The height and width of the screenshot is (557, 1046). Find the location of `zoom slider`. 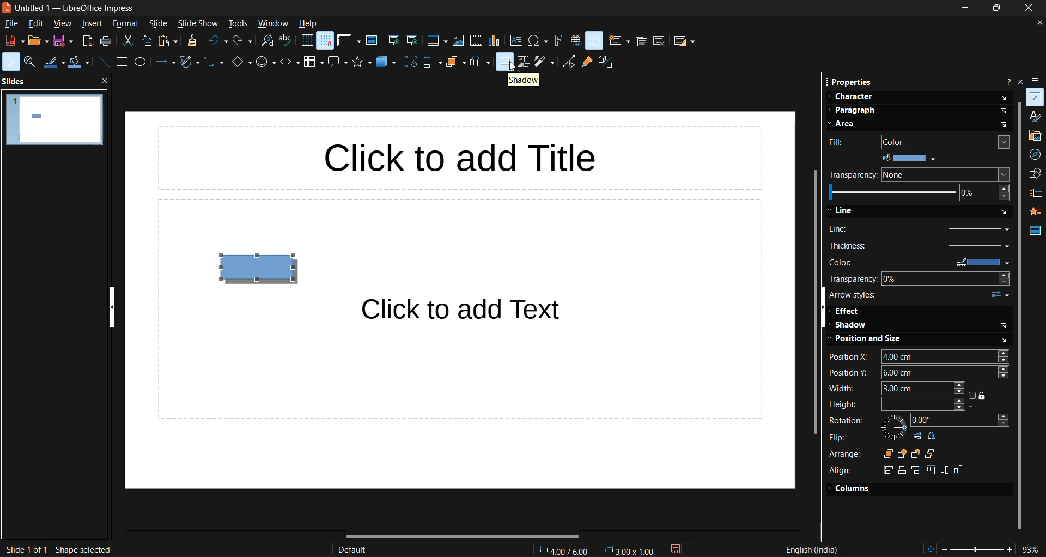

zoom slider is located at coordinates (979, 550).